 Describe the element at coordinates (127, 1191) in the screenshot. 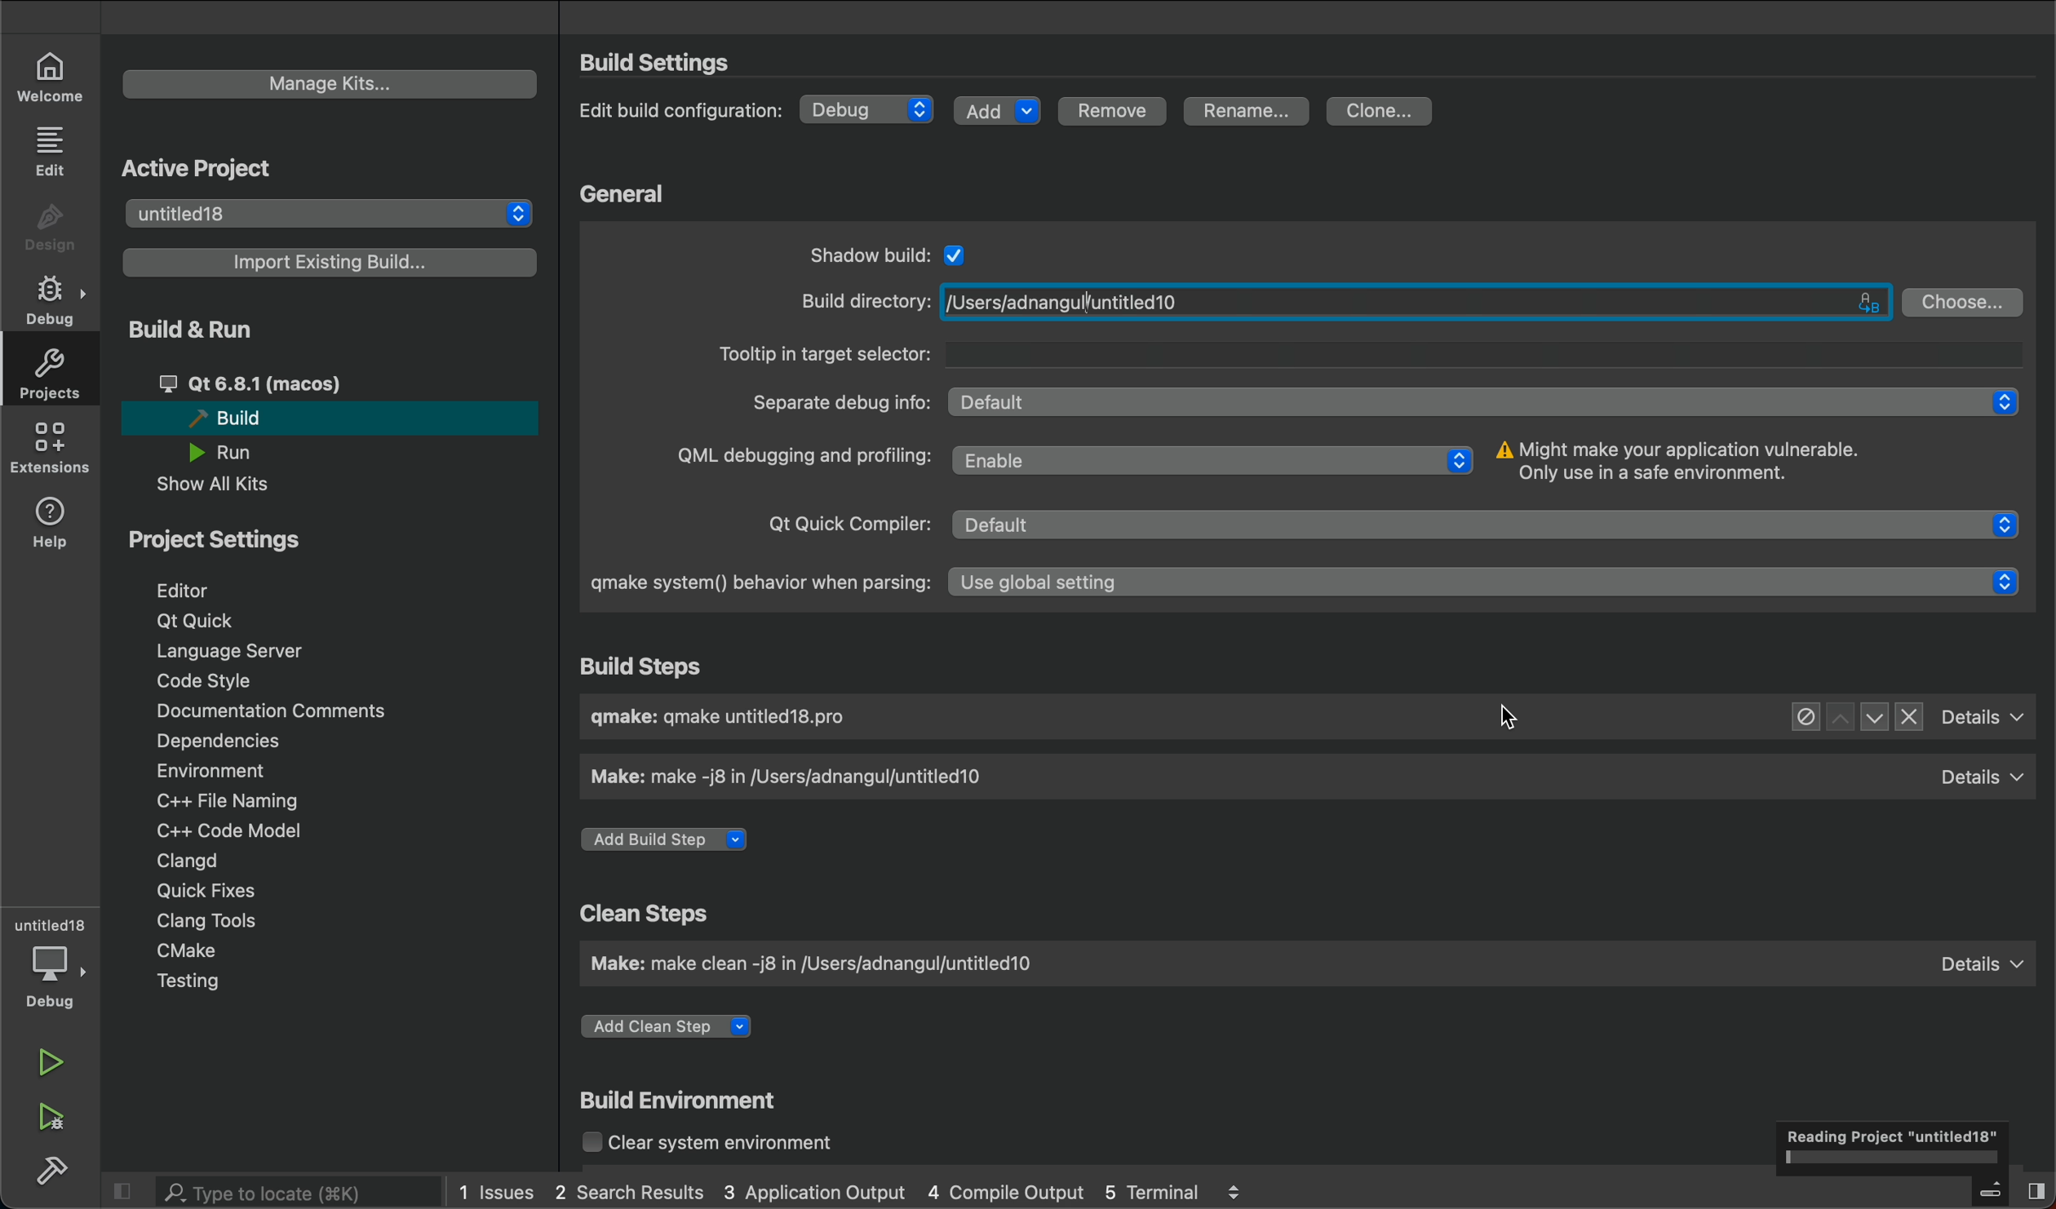

I see `close slidebar` at that location.